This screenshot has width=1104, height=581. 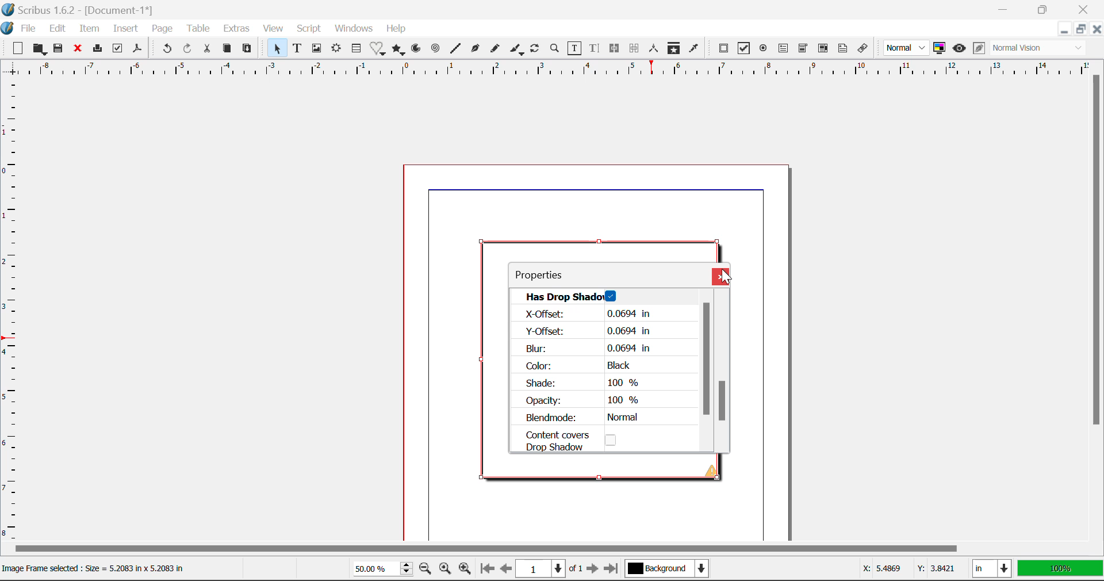 What do you see at coordinates (1084, 8) in the screenshot?
I see `Close` at bounding box center [1084, 8].